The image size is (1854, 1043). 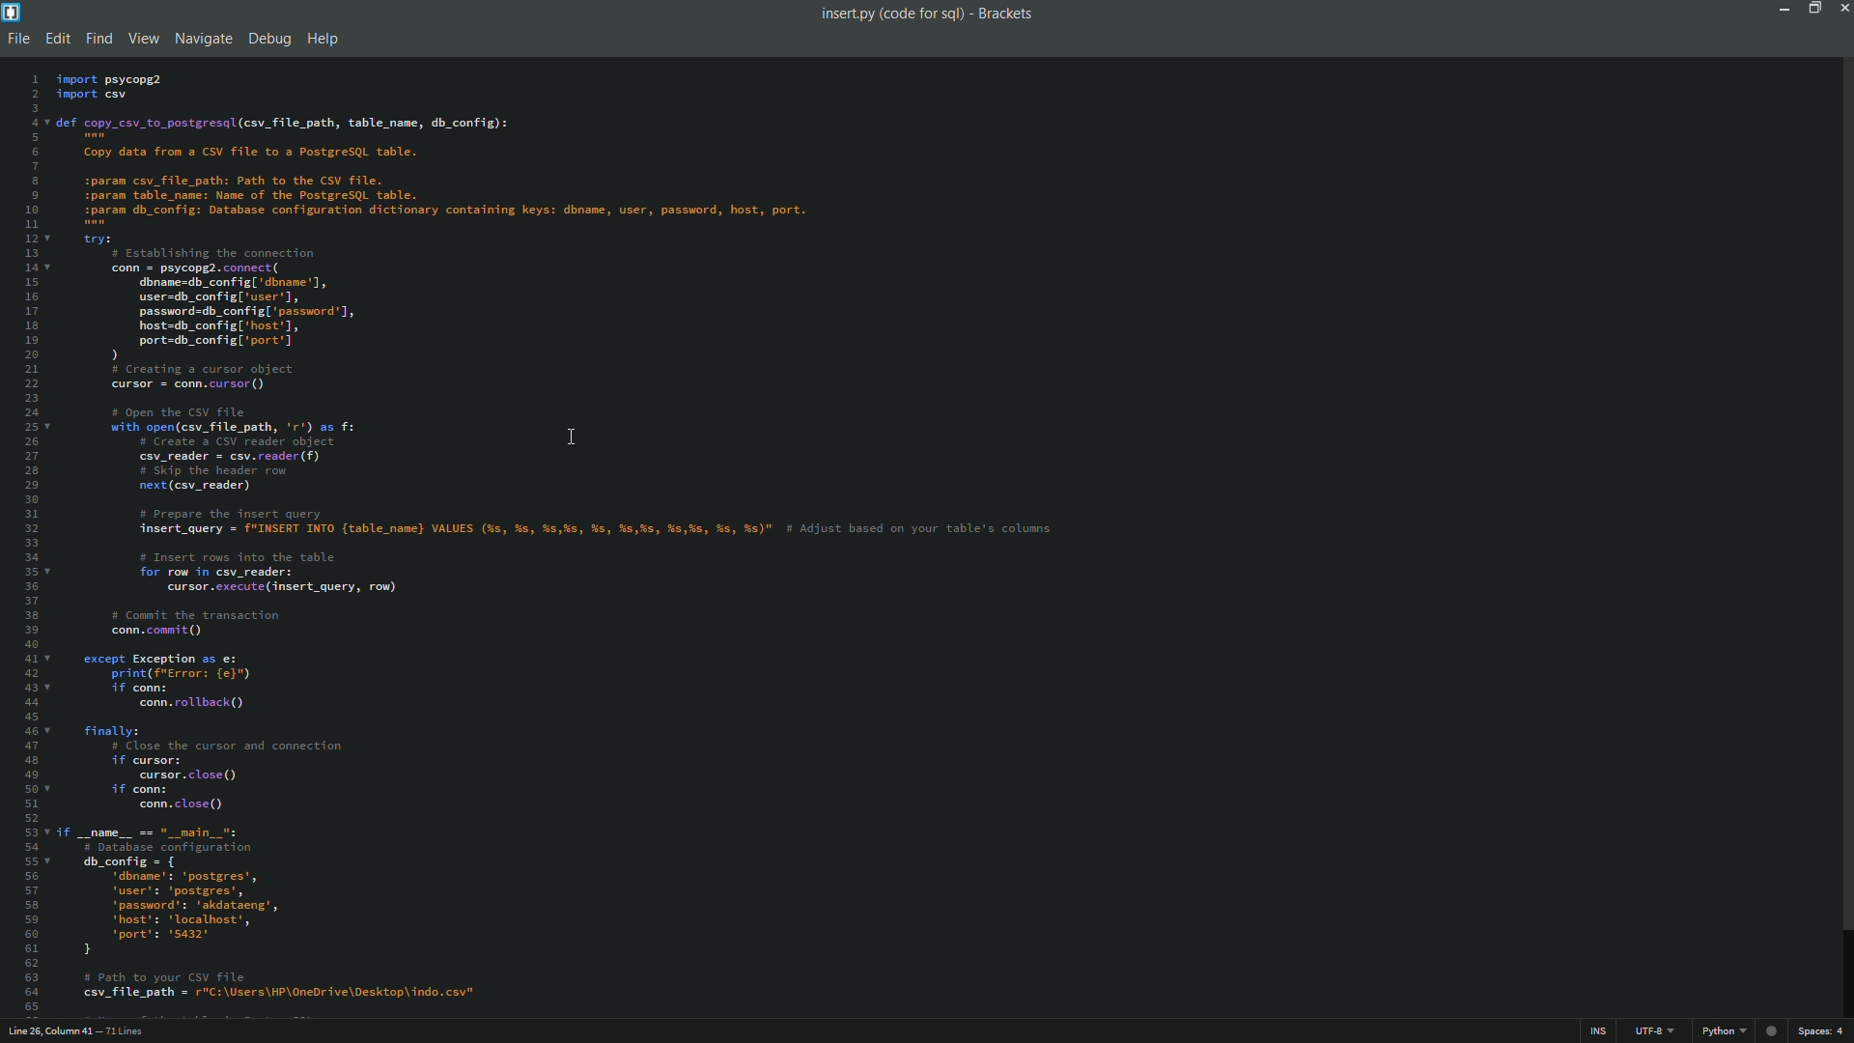 What do you see at coordinates (1004, 12) in the screenshot?
I see `app name` at bounding box center [1004, 12].